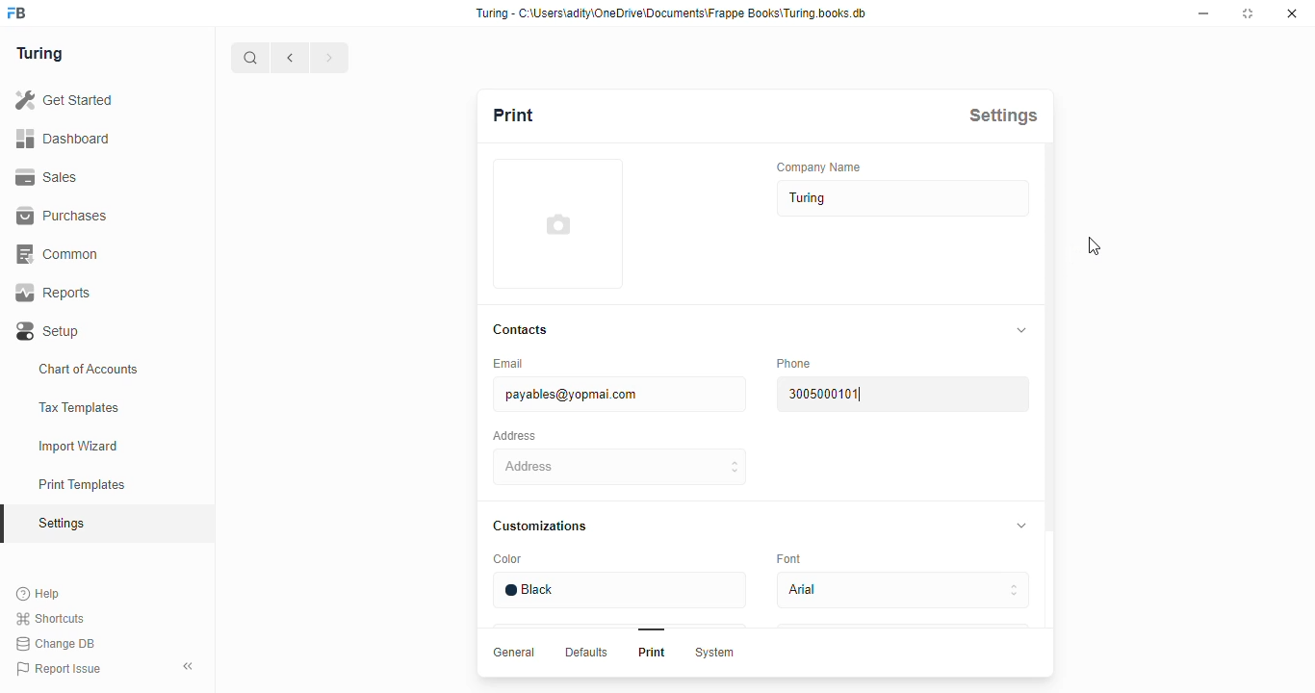 The width and height of the screenshot is (1315, 693). Describe the element at coordinates (1018, 526) in the screenshot. I see `collapse` at that location.